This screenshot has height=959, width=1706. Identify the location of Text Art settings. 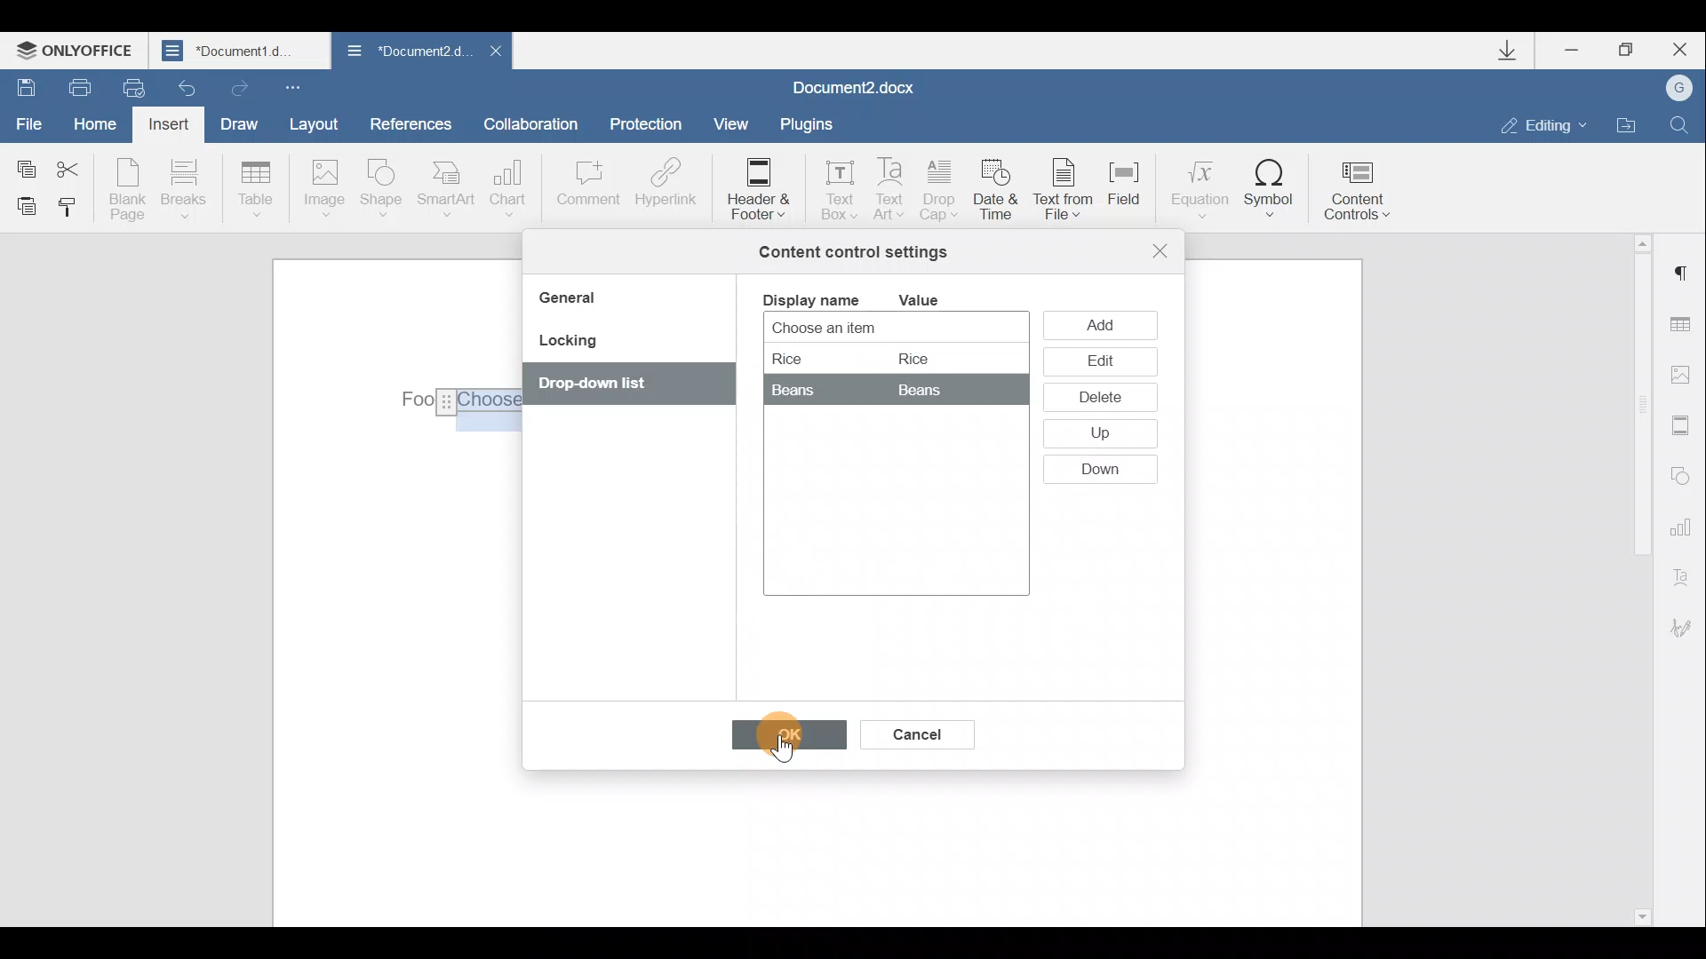
(1686, 574).